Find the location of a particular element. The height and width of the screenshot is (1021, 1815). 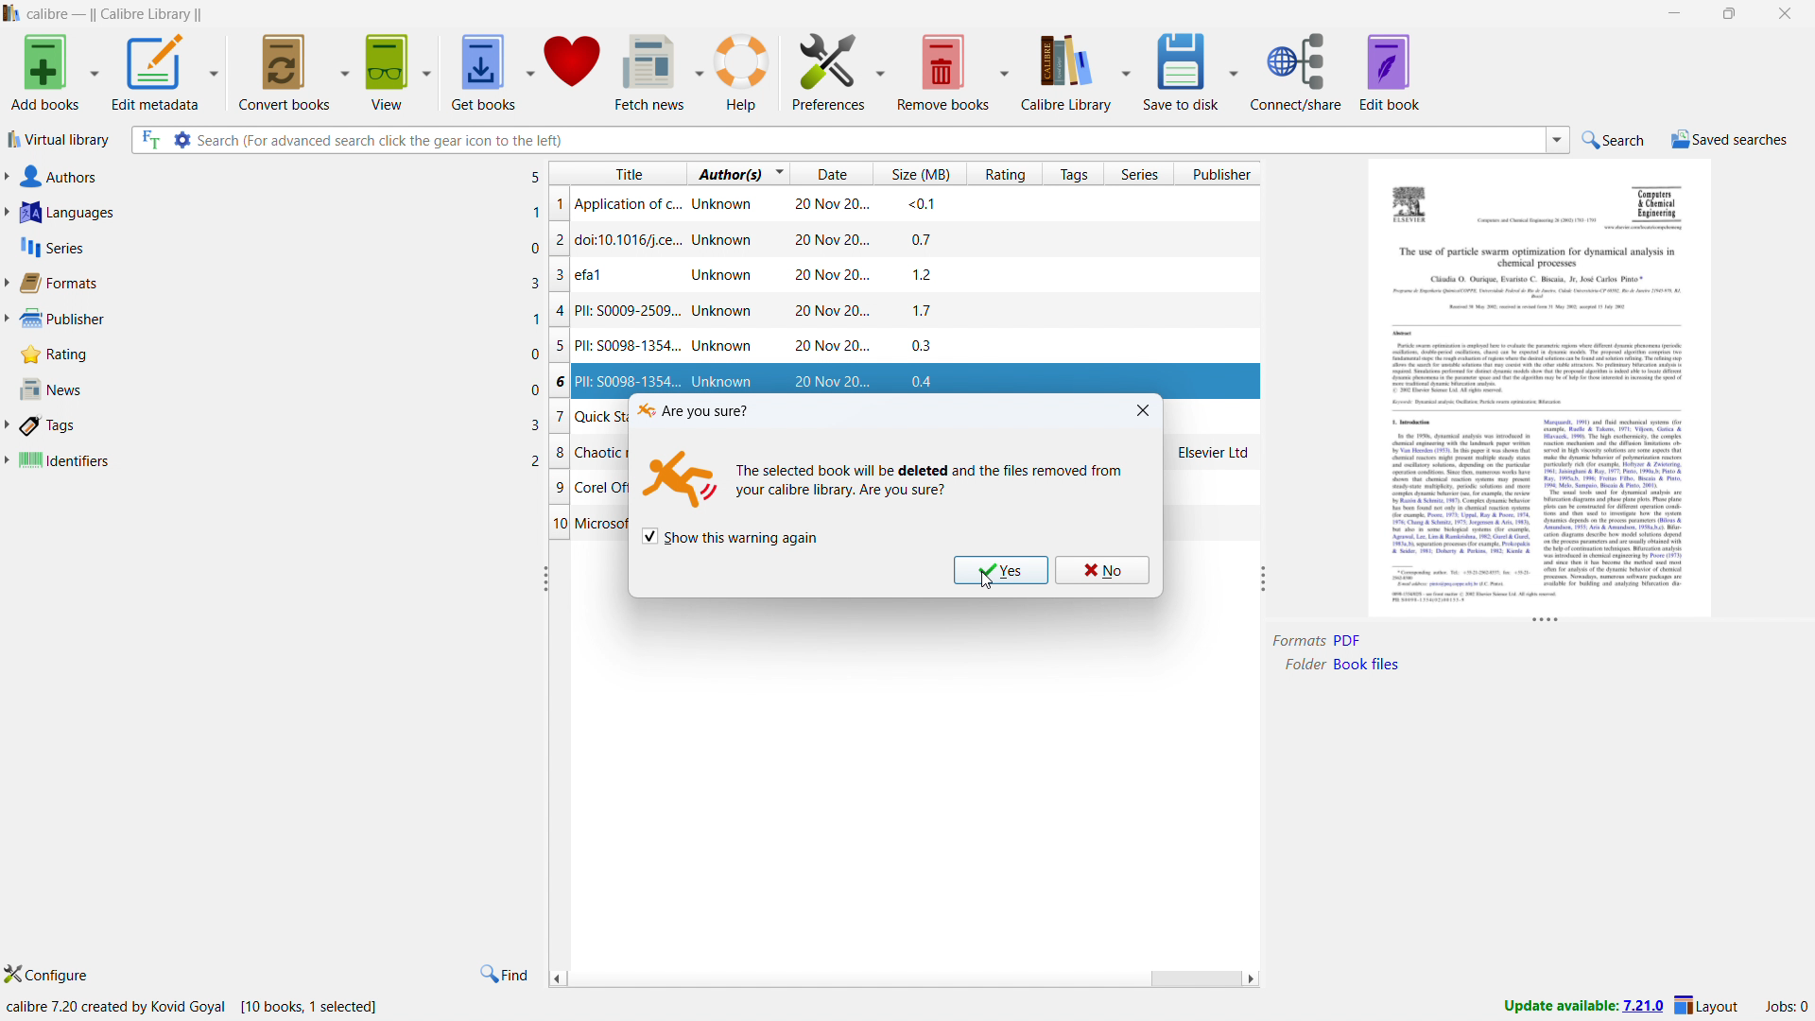

PIL: S009-2509... is located at coordinates (912, 313).